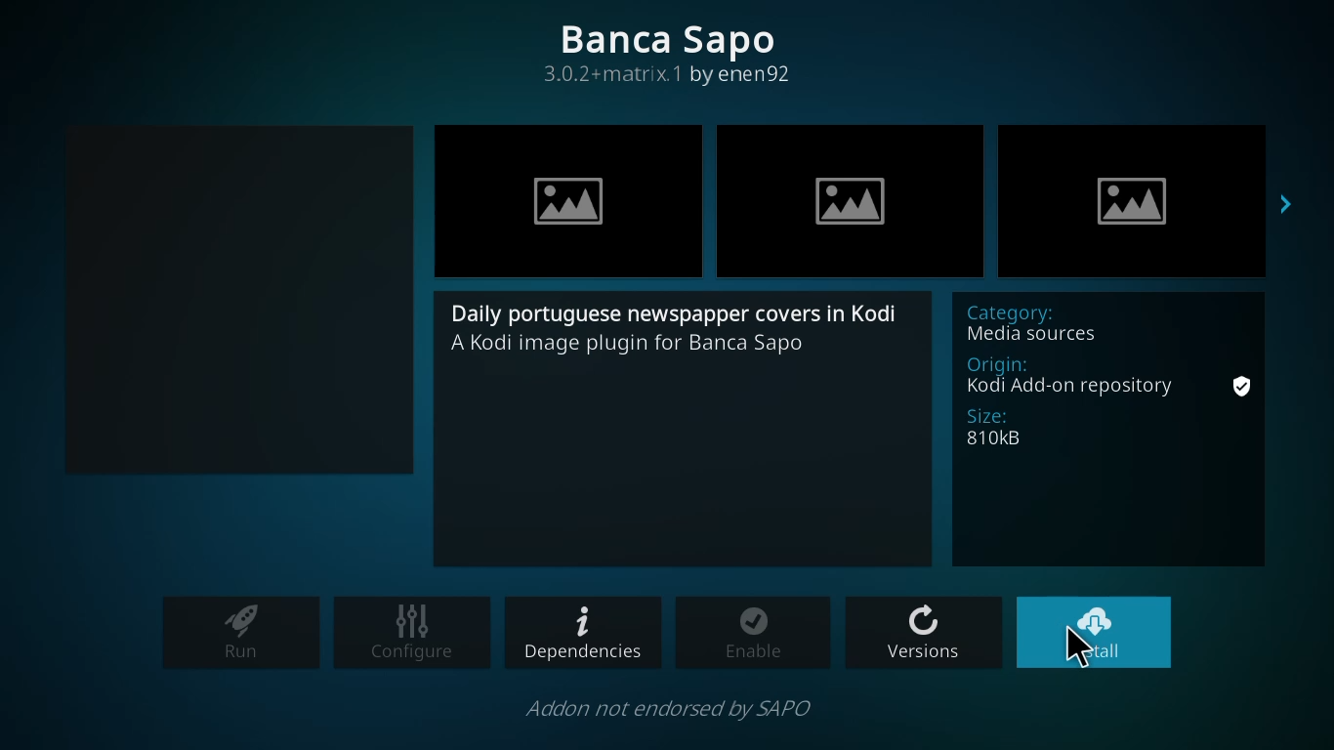 The image size is (1334, 750). What do you see at coordinates (567, 201) in the screenshot?
I see `image` at bounding box center [567, 201].